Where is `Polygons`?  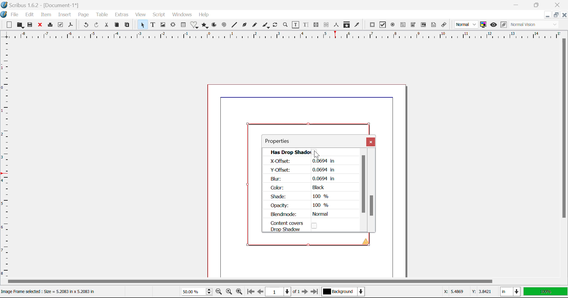 Polygons is located at coordinates (205, 26).